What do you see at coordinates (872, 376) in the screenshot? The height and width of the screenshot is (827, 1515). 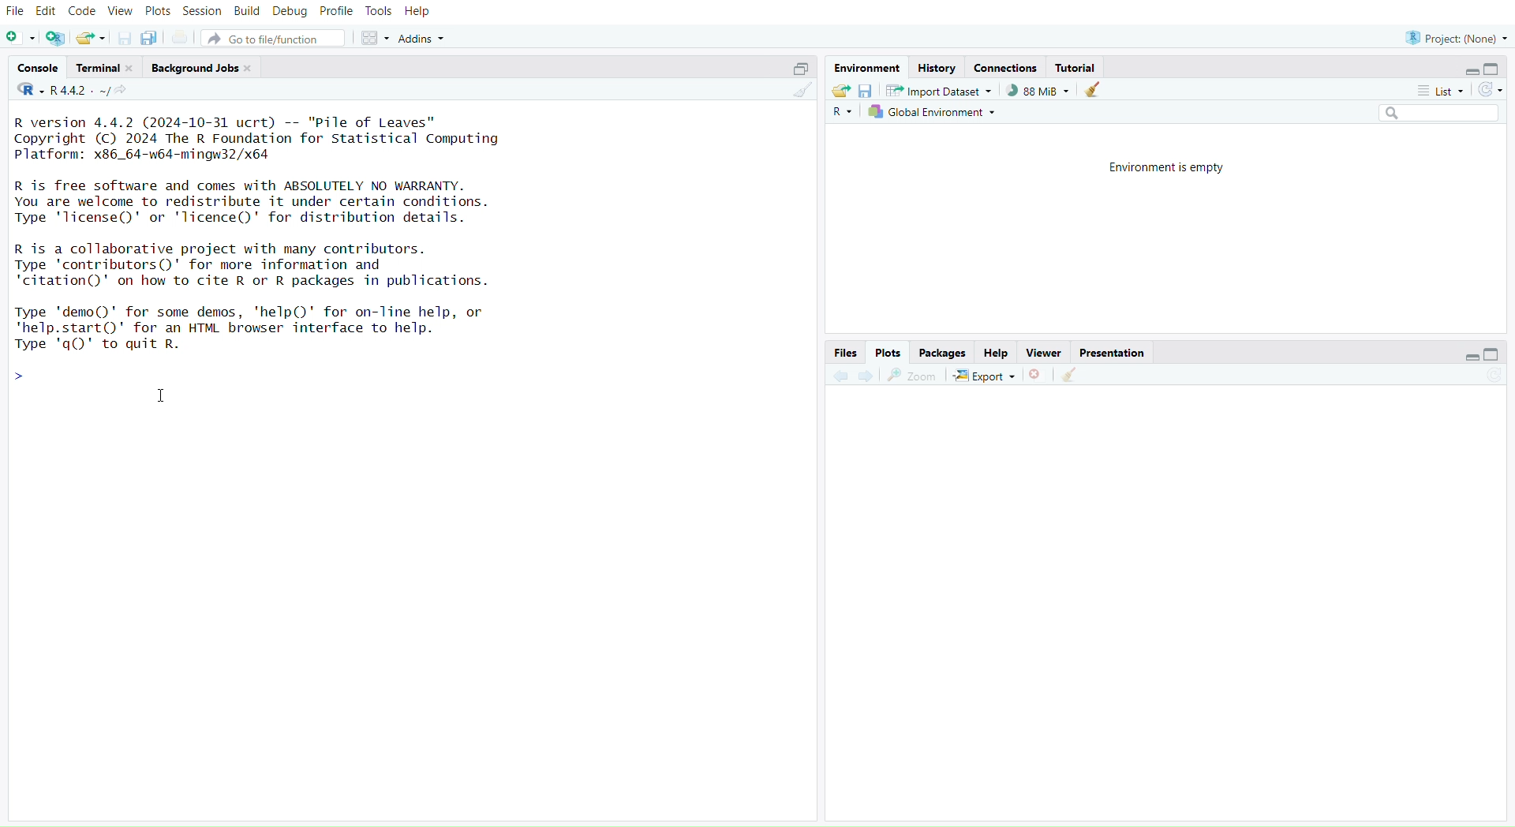 I see `forward` at bounding box center [872, 376].